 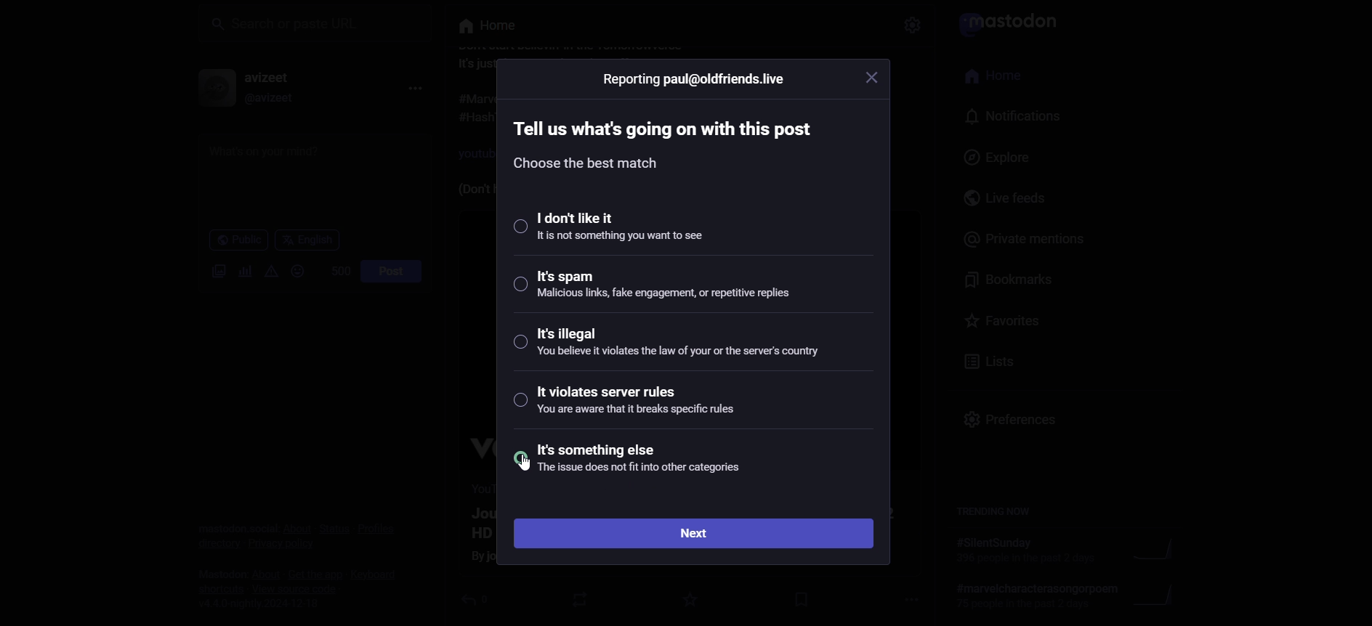 What do you see at coordinates (697, 531) in the screenshot?
I see `next` at bounding box center [697, 531].